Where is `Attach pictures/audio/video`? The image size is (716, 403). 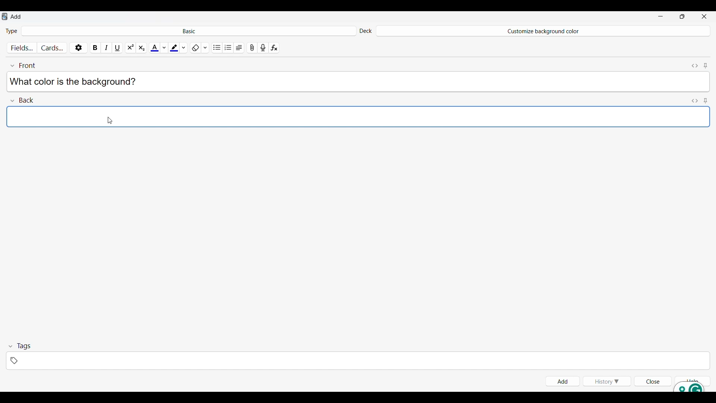
Attach pictures/audio/video is located at coordinates (252, 47).